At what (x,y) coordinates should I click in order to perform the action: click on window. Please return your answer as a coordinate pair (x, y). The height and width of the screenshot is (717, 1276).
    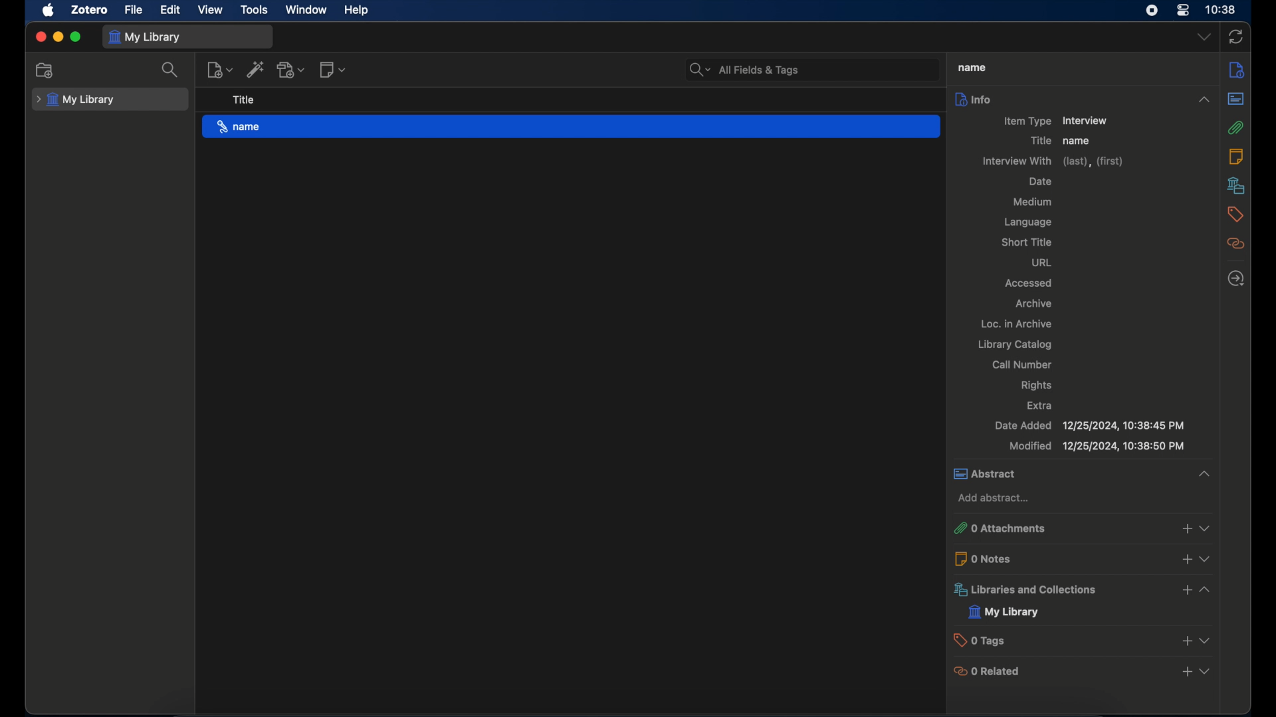
    Looking at the image, I should click on (306, 9).